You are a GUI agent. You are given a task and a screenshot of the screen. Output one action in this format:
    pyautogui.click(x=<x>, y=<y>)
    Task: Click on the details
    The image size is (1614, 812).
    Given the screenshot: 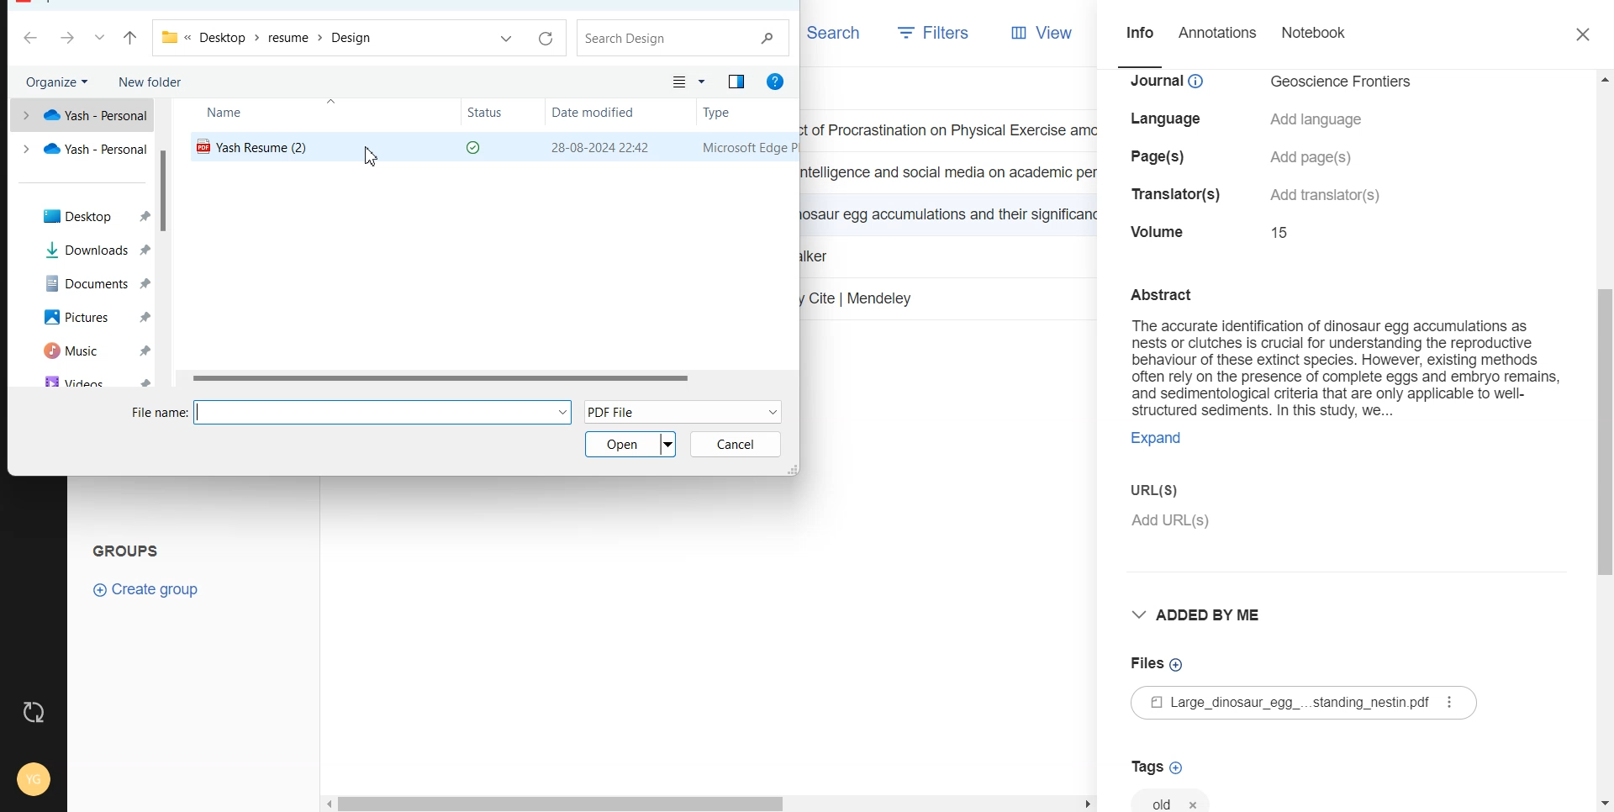 What is the action you would take?
    pyautogui.click(x=1159, y=157)
    